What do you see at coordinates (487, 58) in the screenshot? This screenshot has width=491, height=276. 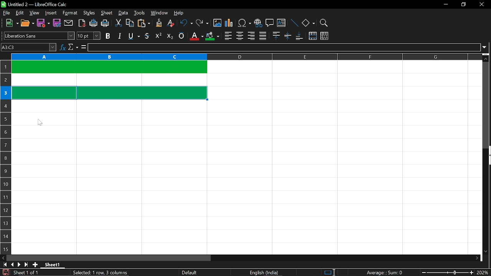 I see `move up` at bounding box center [487, 58].